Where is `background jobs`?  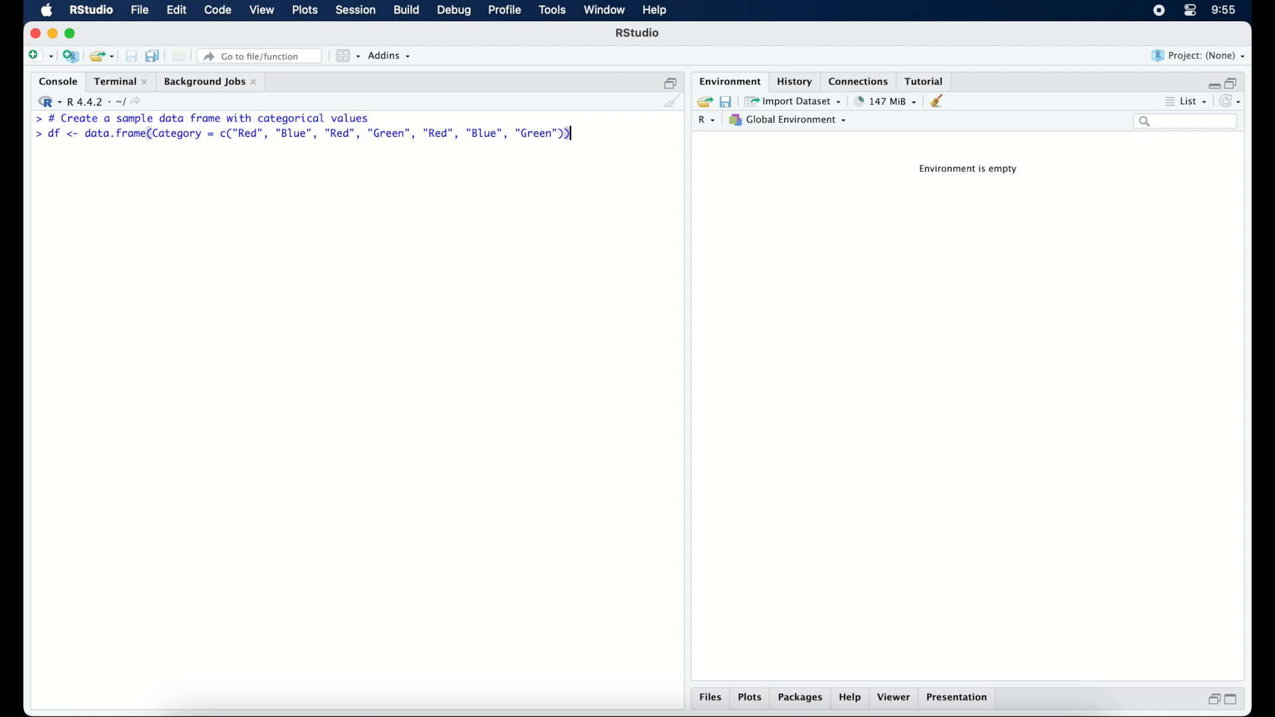 background jobs is located at coordinates (212, 81).